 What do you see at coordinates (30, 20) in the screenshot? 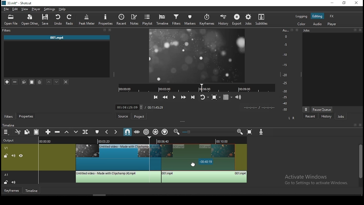
I see `open other` at bounding box center [30, 20].